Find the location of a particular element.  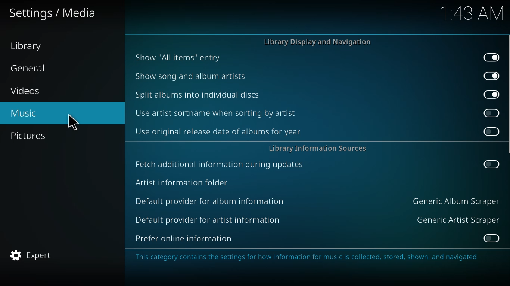

music is located at coordinates (23, 114).